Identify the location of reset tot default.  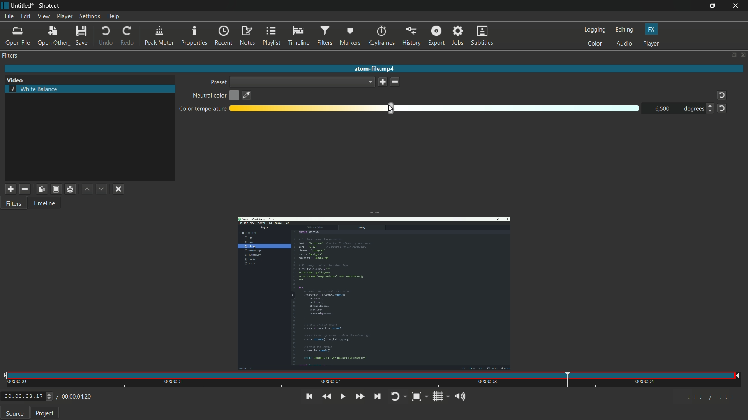
(720, 95).